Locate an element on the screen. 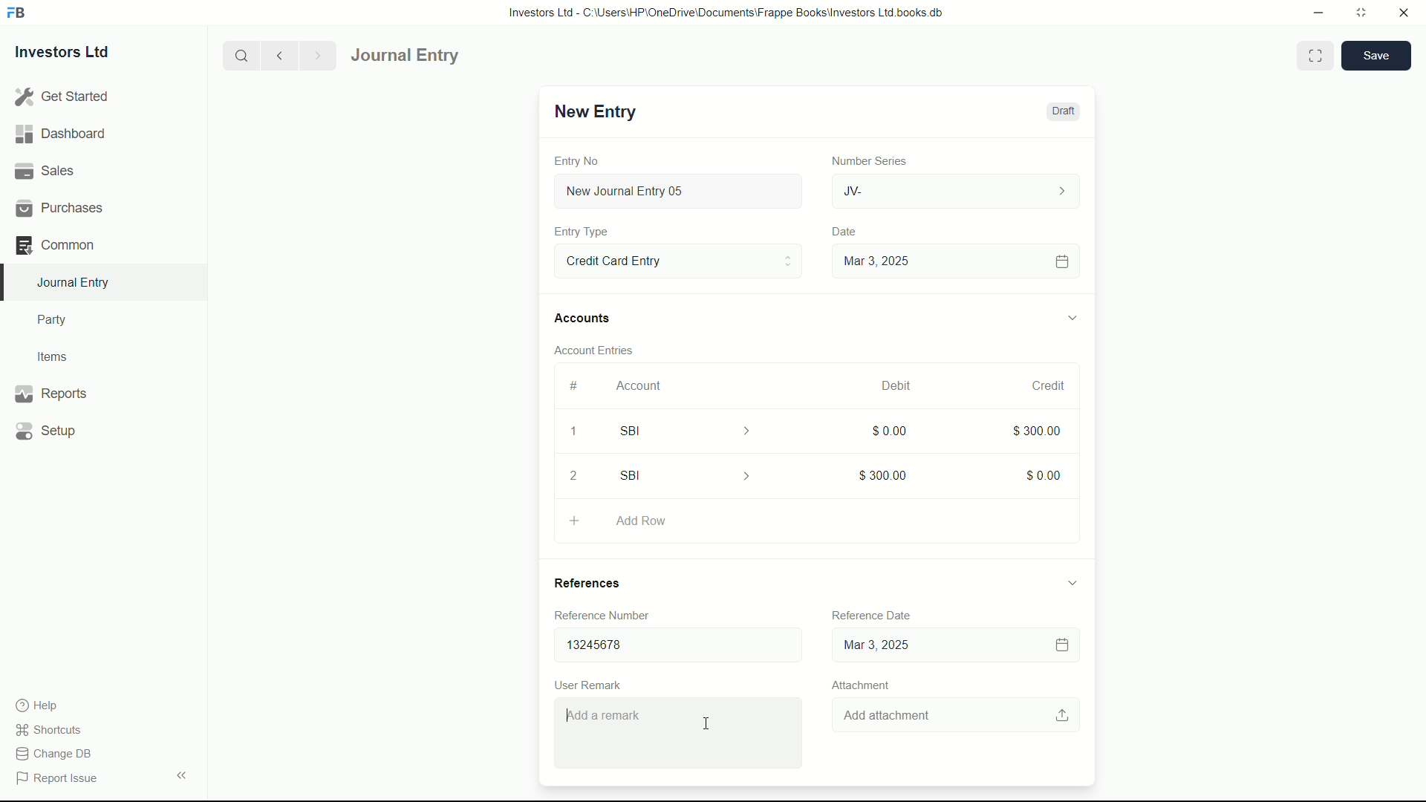 This screenshot has width=1426, height=802. FrappeBooks logo is located at coordinates (16, 13).